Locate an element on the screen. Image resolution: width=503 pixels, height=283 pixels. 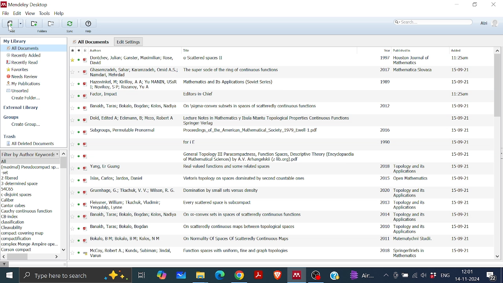
date is located at coordinates (461, 154).